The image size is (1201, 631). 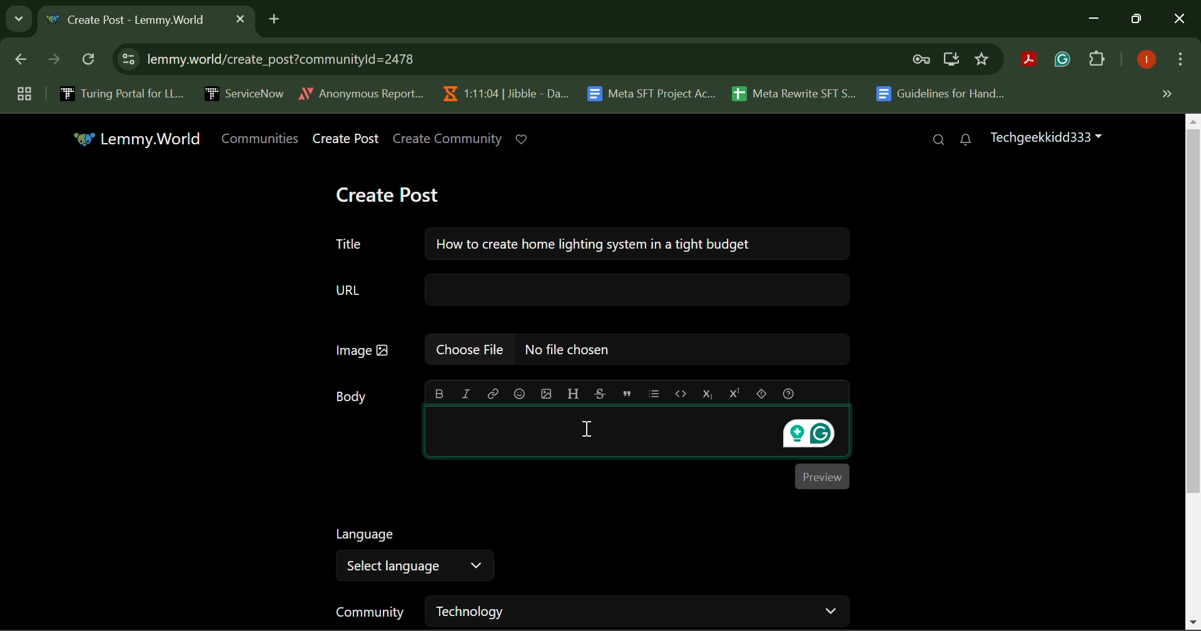 I want to click on Donate to Lemmy, so click(x=523, y=139).